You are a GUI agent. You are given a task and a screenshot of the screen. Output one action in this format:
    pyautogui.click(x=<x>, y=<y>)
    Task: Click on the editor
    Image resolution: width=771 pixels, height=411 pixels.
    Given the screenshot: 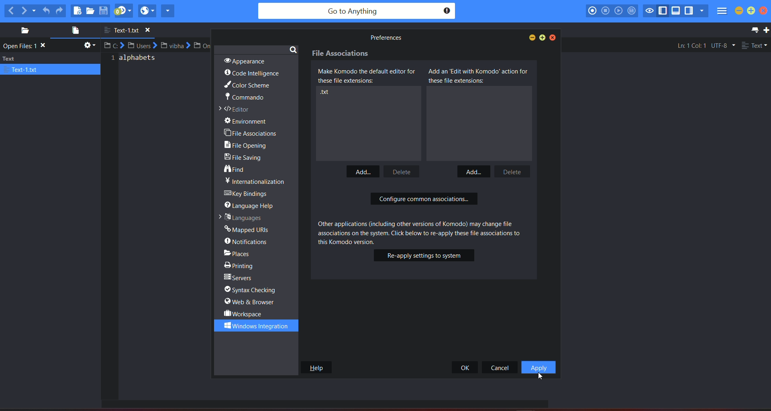 What is the action you would take?
    pyautogui.click(x=237, y=110)
    